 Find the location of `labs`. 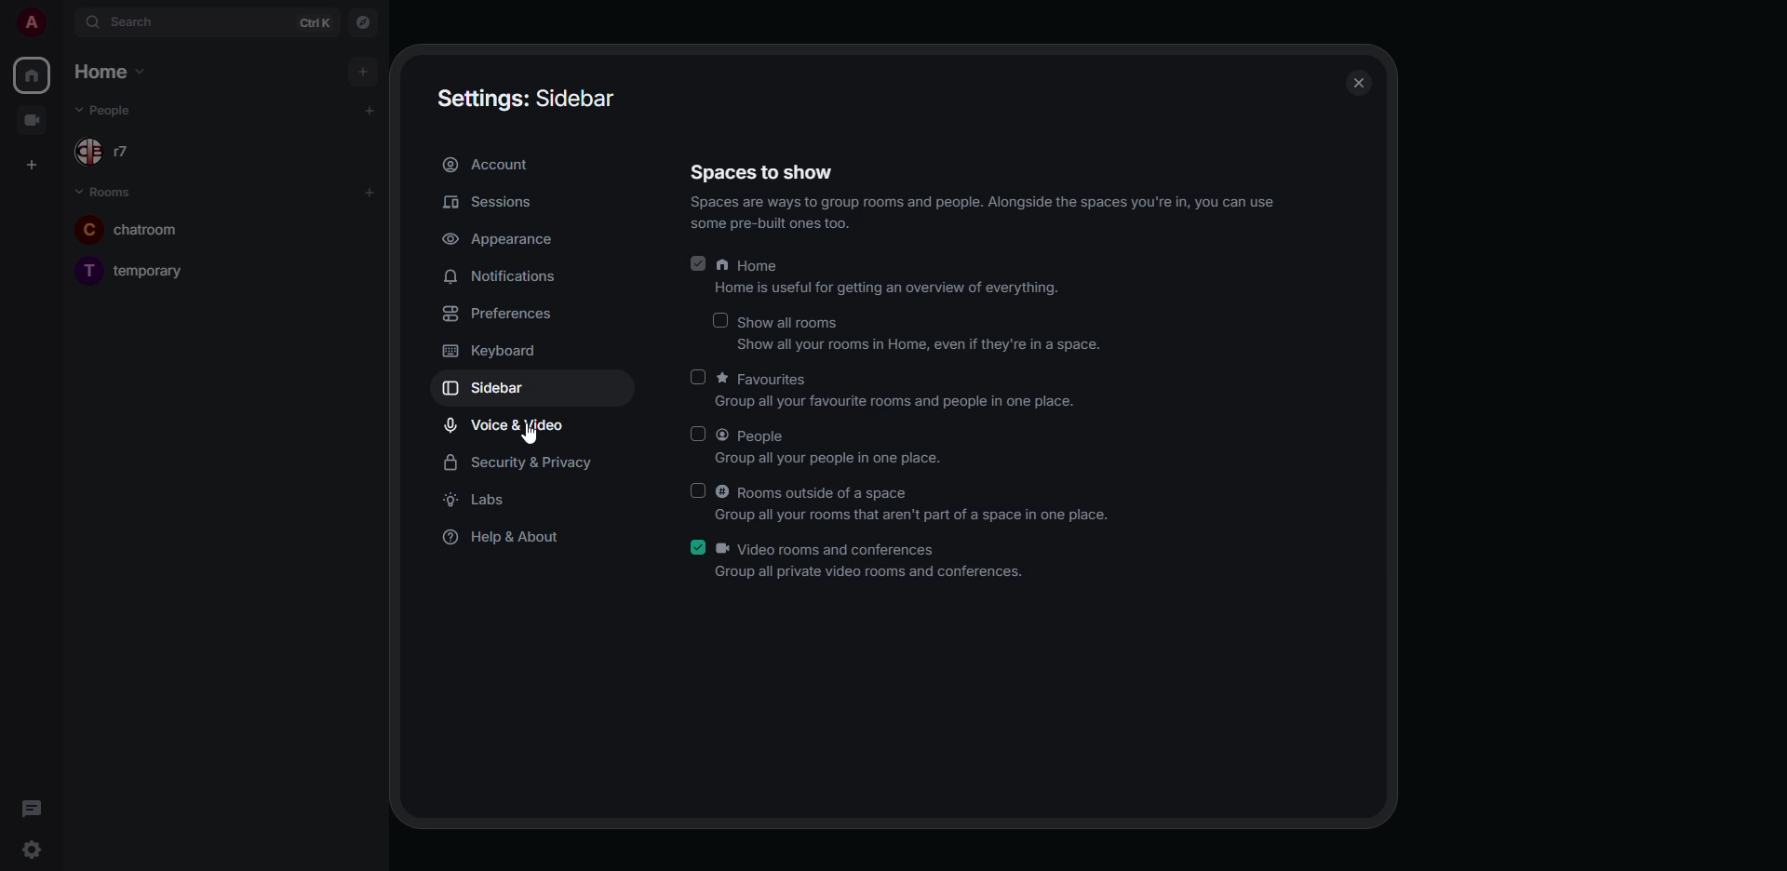

labs is located at coordinates (481, 502).